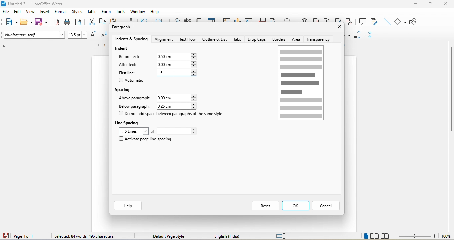  I want to click on open, so click(26, 22).